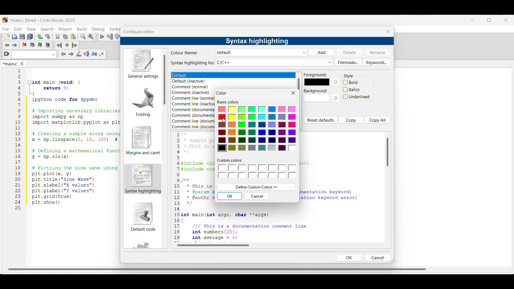 The height and width of the screenshot is (289, 514). I want to click on Project name, software name and version, so click(44, 20).